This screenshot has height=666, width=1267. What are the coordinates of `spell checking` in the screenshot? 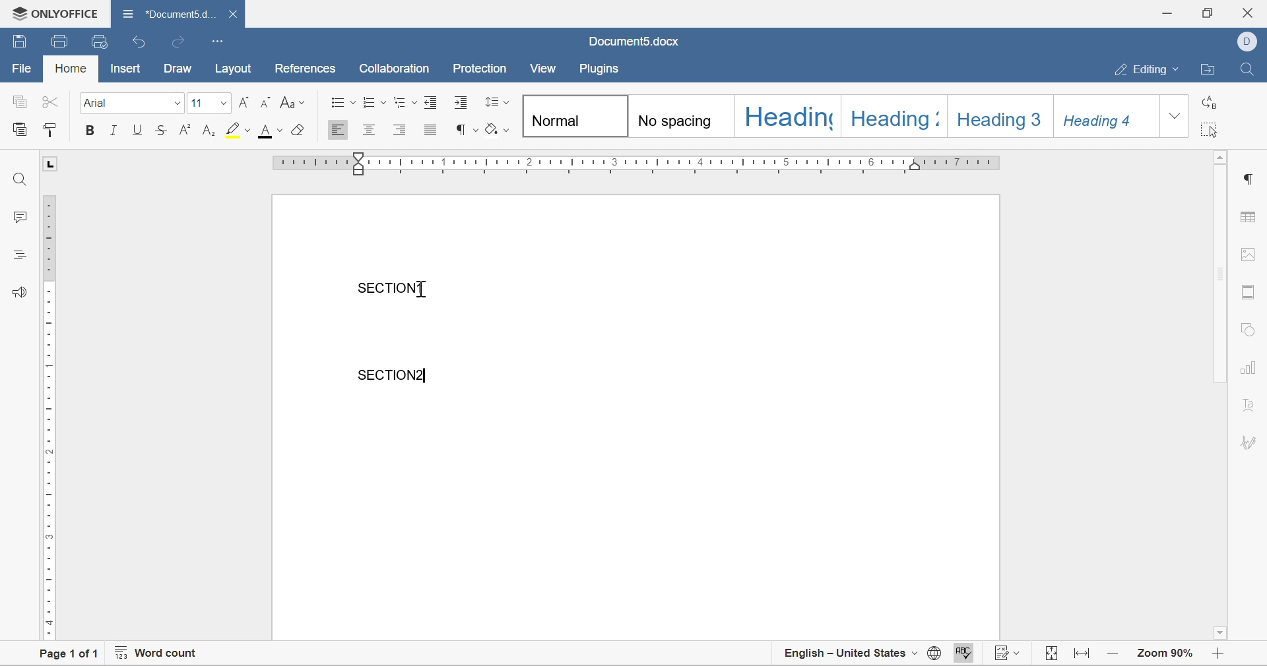 It's located at (961, 655).